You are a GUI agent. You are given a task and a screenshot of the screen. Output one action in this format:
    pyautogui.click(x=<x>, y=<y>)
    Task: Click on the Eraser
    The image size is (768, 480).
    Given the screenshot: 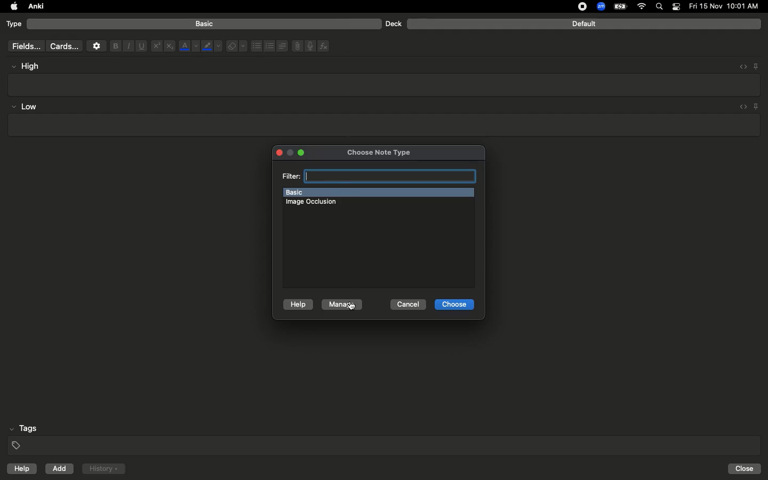 What is the action you would take?
    pyautogui.click(x=236, y=46)
    